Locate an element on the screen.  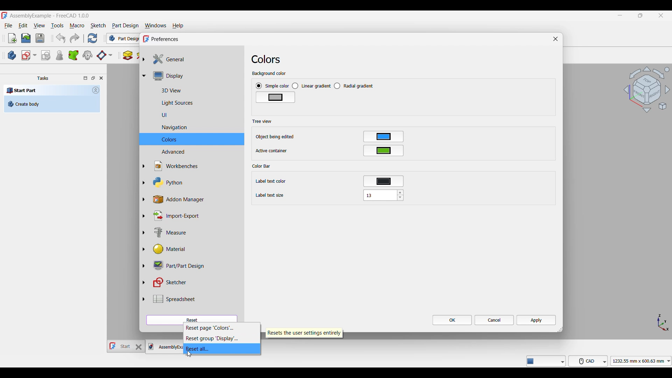
Close Start tab is located at coordinates (139, 347).